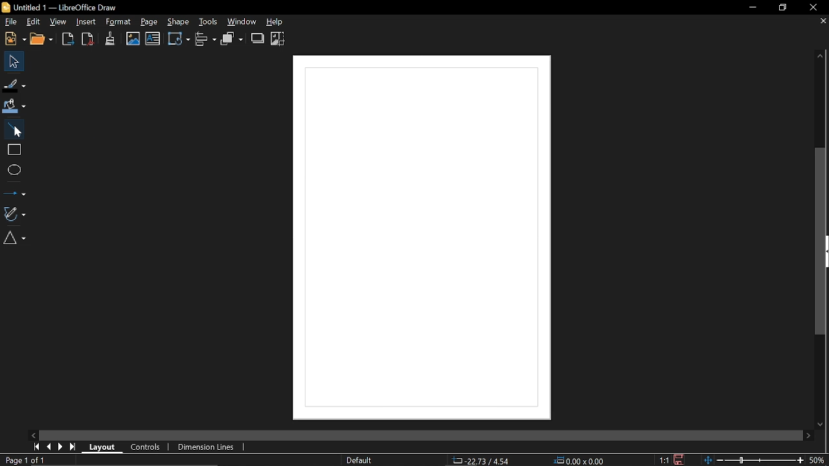 This screenshot has height=466, width=829. I want to click on Scaling factor, so click(663, 460).